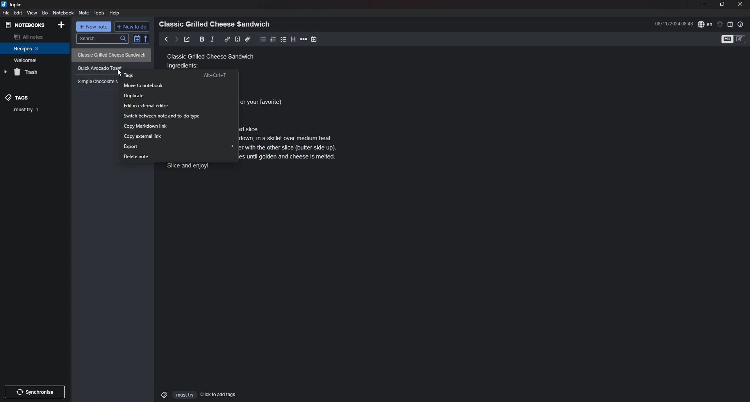 This screenshot has height=402, width=750. Describe the element at coordinates (237, 39) in the screenshot. I see `code` at that location.